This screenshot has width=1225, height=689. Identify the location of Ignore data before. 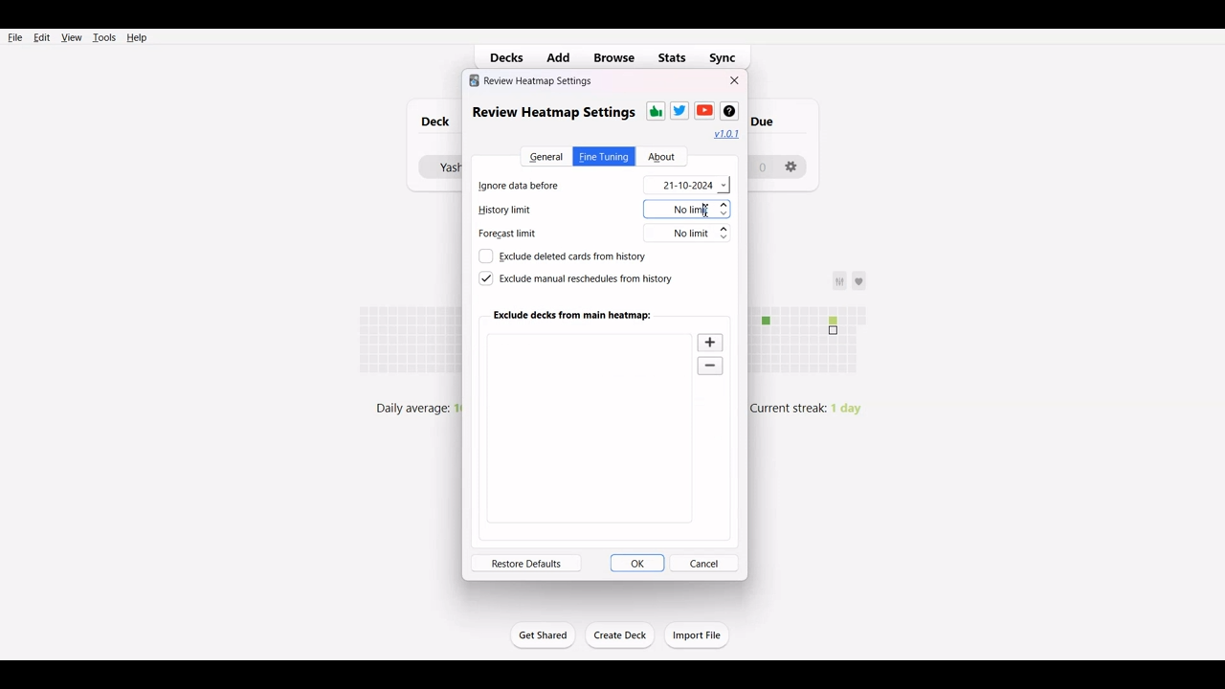
(533, 184).